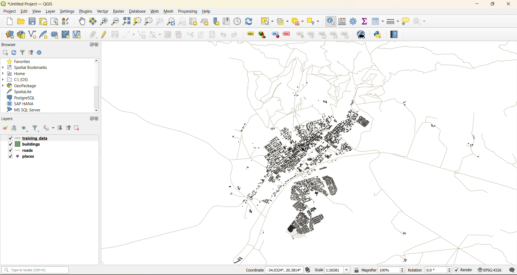 The width and height of the screenshot is (517, 275). Describe the element at coordinates (82, 22) in the screenshot. I see `pan map` at that location.